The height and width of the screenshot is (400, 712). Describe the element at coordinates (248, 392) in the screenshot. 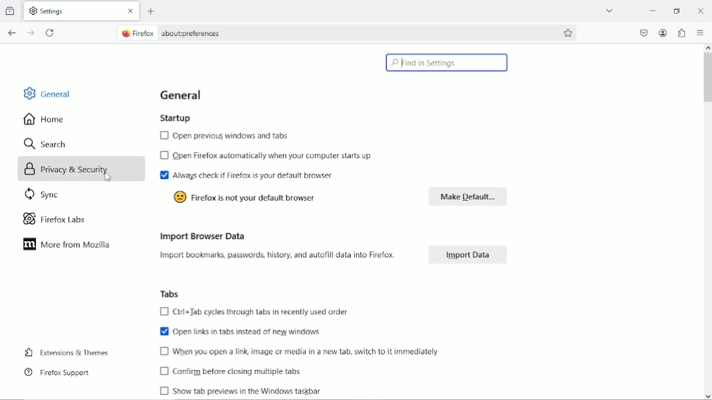

I see `text` at that location.